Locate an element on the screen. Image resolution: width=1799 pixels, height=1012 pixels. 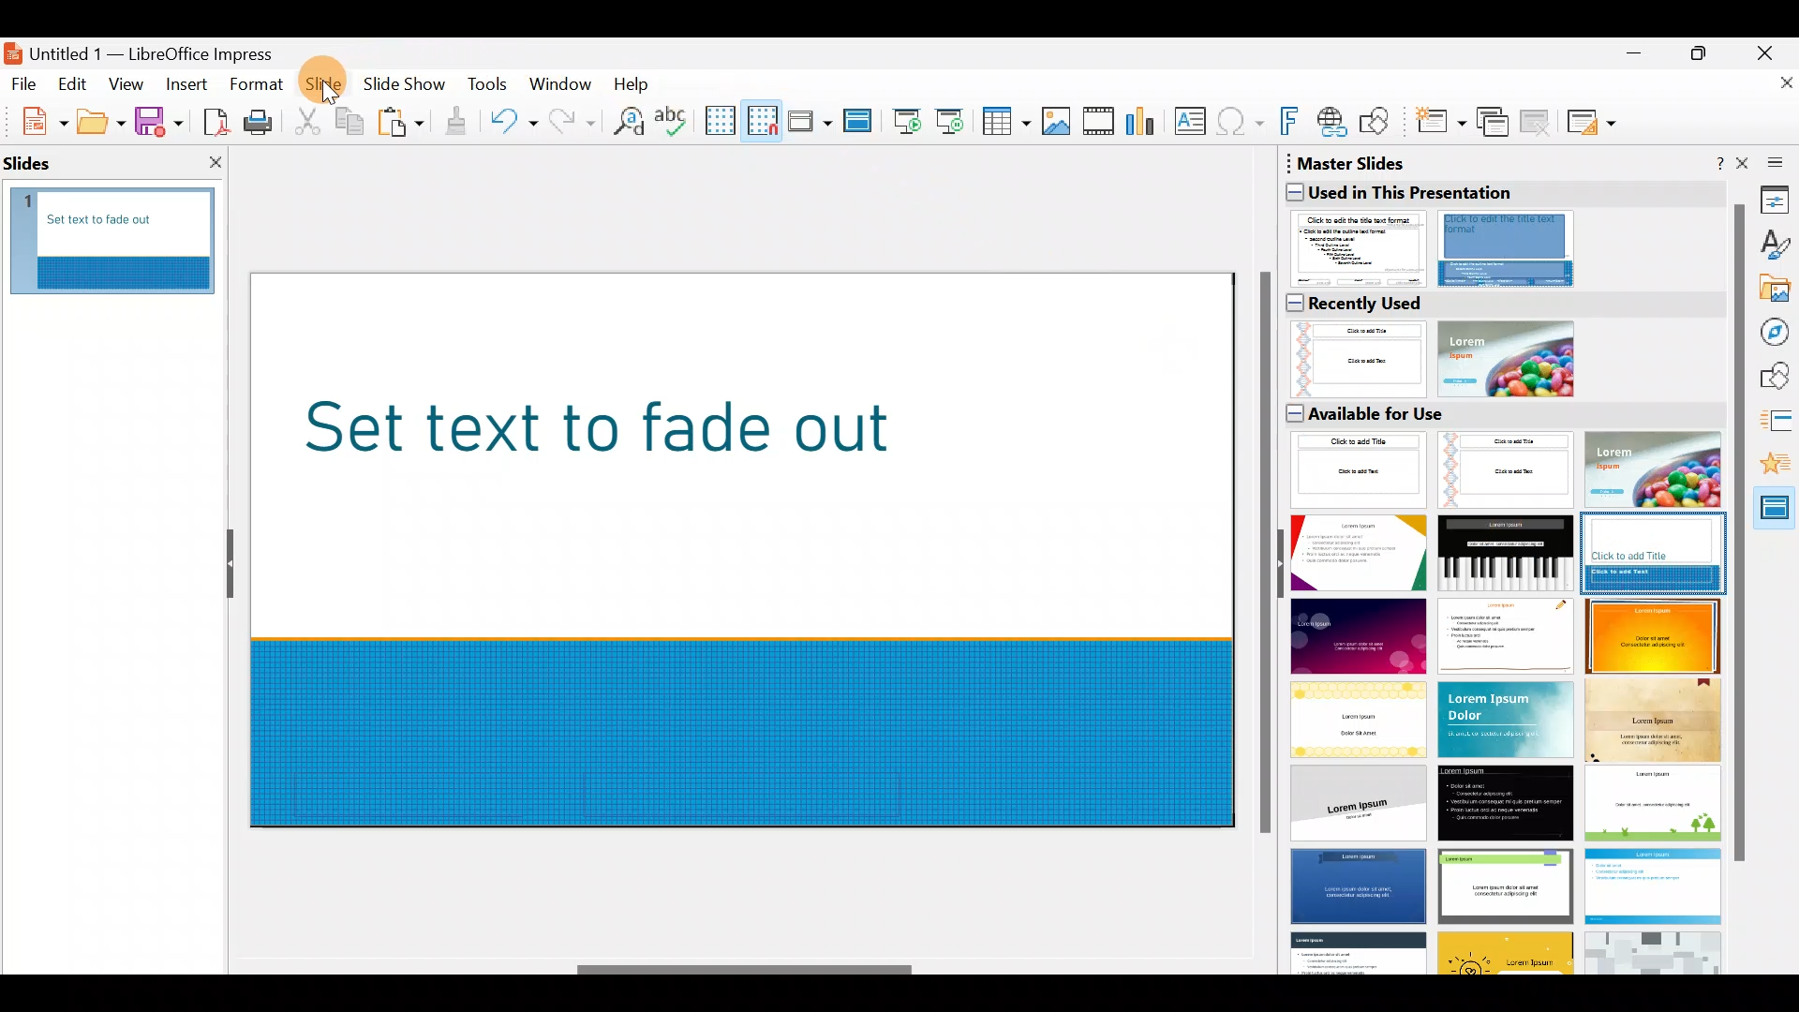
New slide is located at coordinates (1439, 126).